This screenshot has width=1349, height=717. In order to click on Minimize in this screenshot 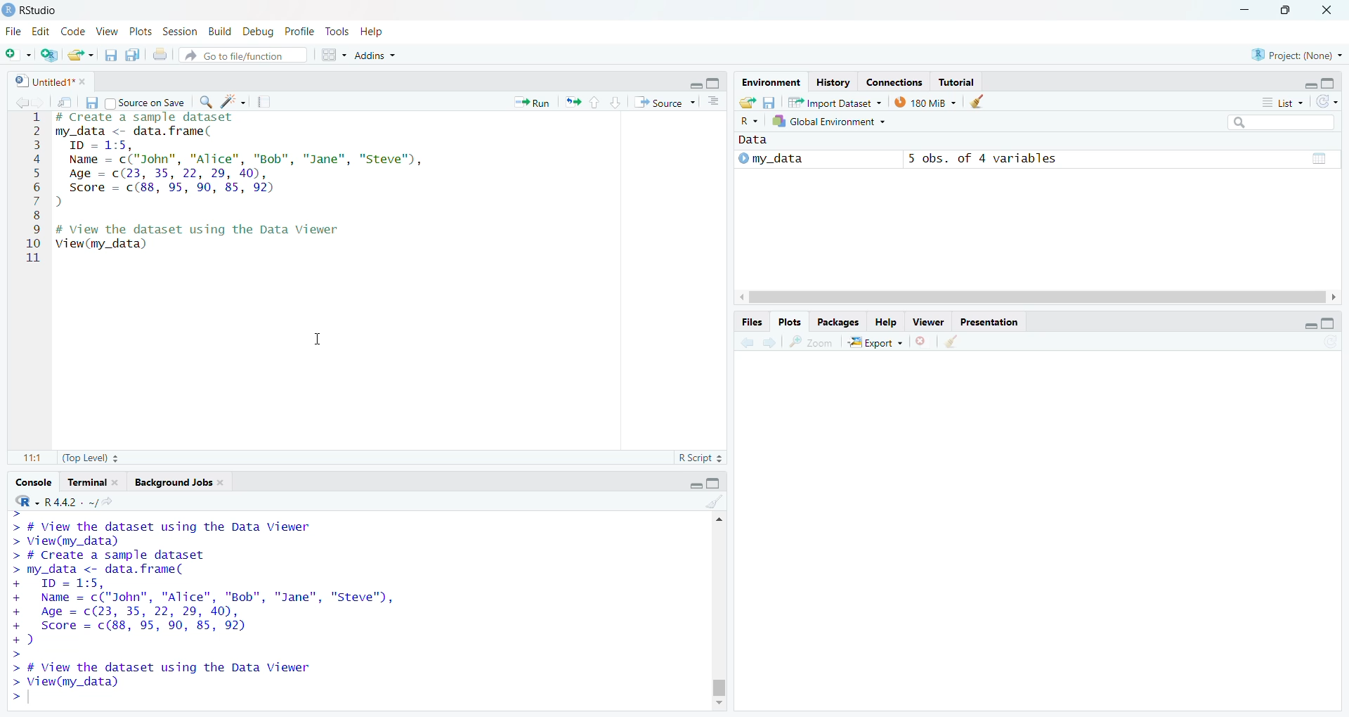, I will do `click(693, 486)`.